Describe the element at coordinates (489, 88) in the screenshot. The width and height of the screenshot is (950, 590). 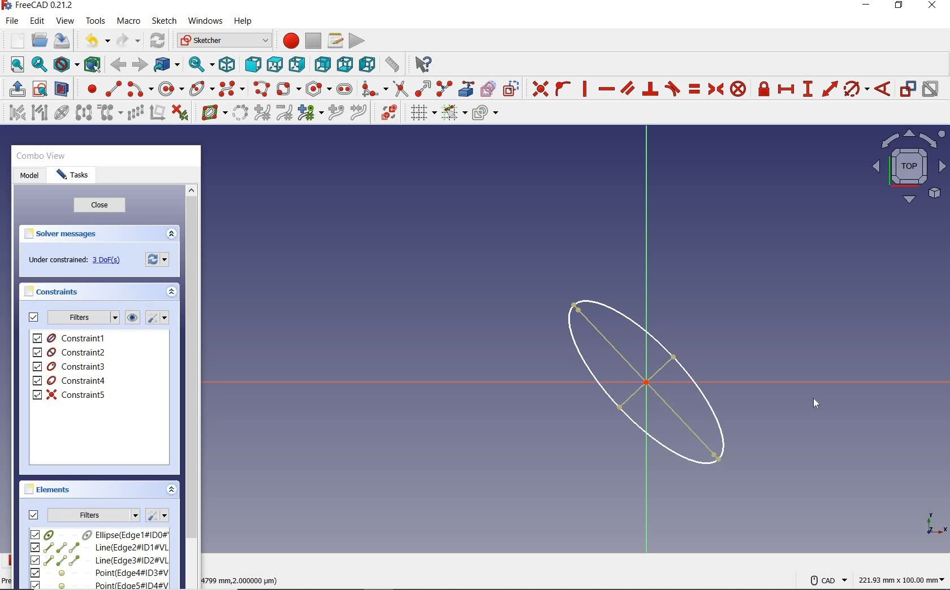
I see `create carbon copy` at that location.